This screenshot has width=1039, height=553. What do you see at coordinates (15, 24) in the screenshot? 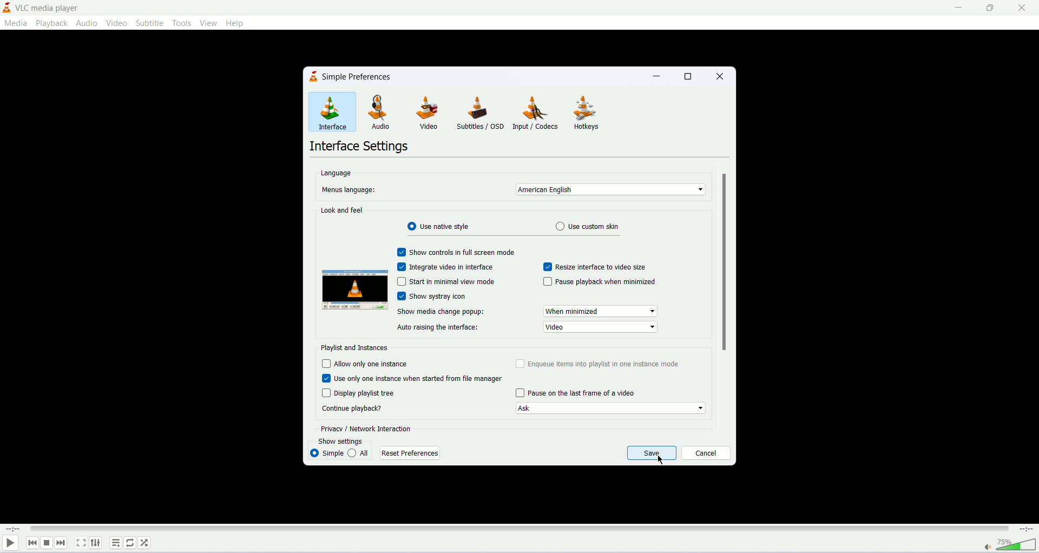
I see `media` at bounding box center [15, 24].